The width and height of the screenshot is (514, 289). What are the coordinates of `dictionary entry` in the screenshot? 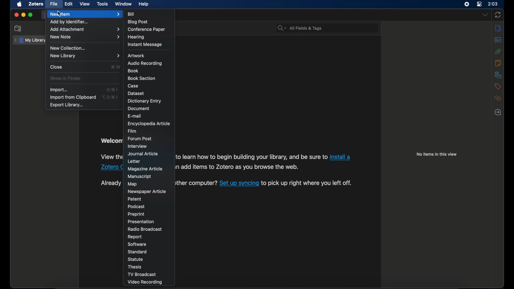 It's located at (144, 101).